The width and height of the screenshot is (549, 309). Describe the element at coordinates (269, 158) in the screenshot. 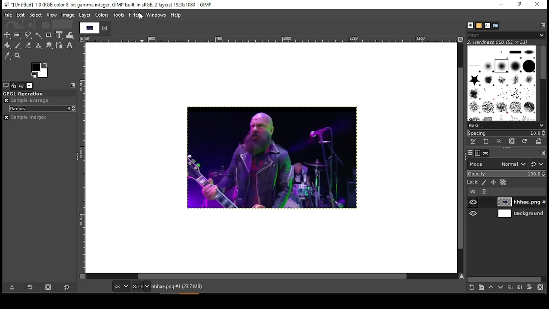

I see `image` at that location.